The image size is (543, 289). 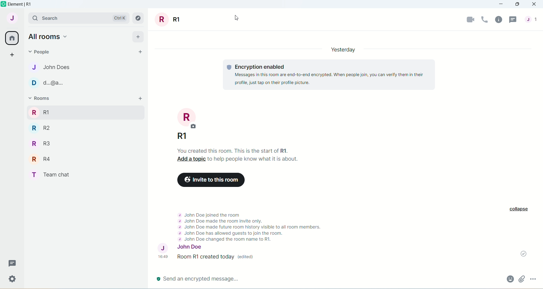 What do you see at coordinates (510, 279) in the screenshot?
I see `Emoji` at bounding box center [510, 279].